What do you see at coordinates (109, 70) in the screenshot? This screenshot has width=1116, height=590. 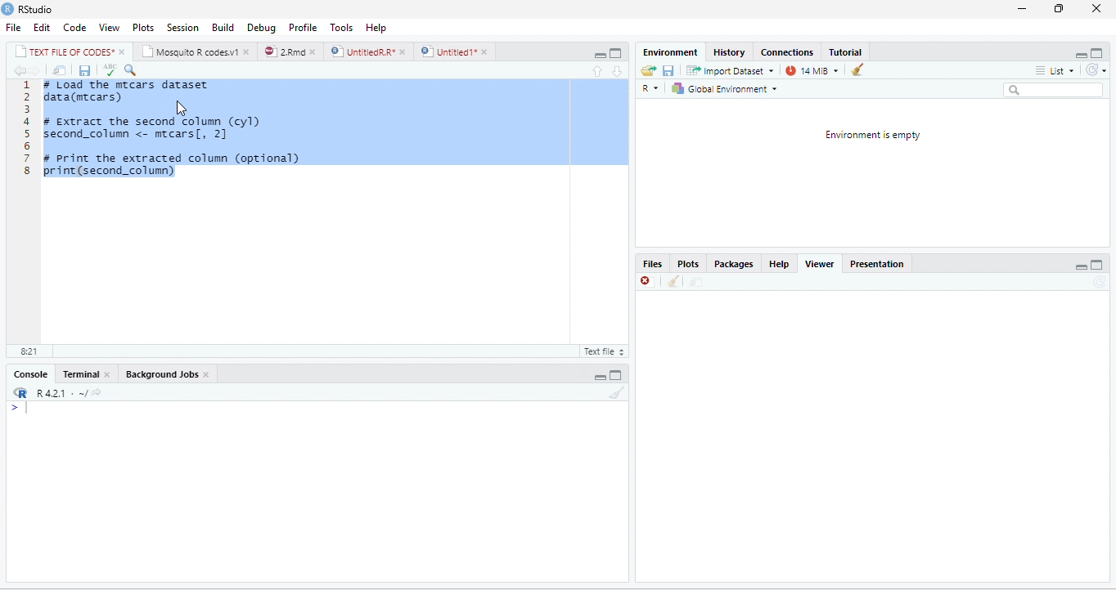 I see `spellcheck` at bounding box center [109, 70].